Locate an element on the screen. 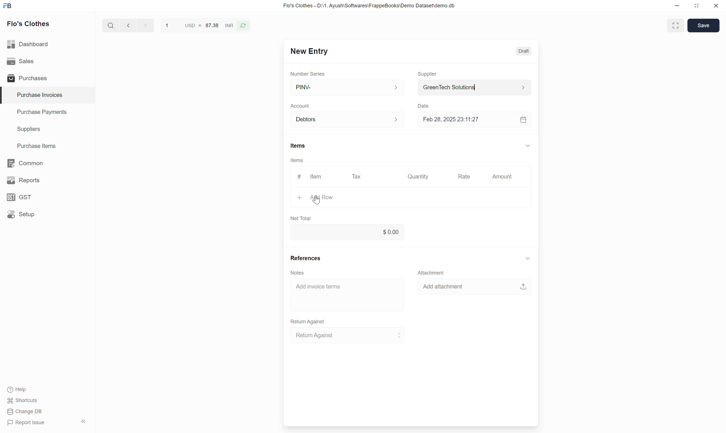  Add attachment is located at coordinates (474, 286).